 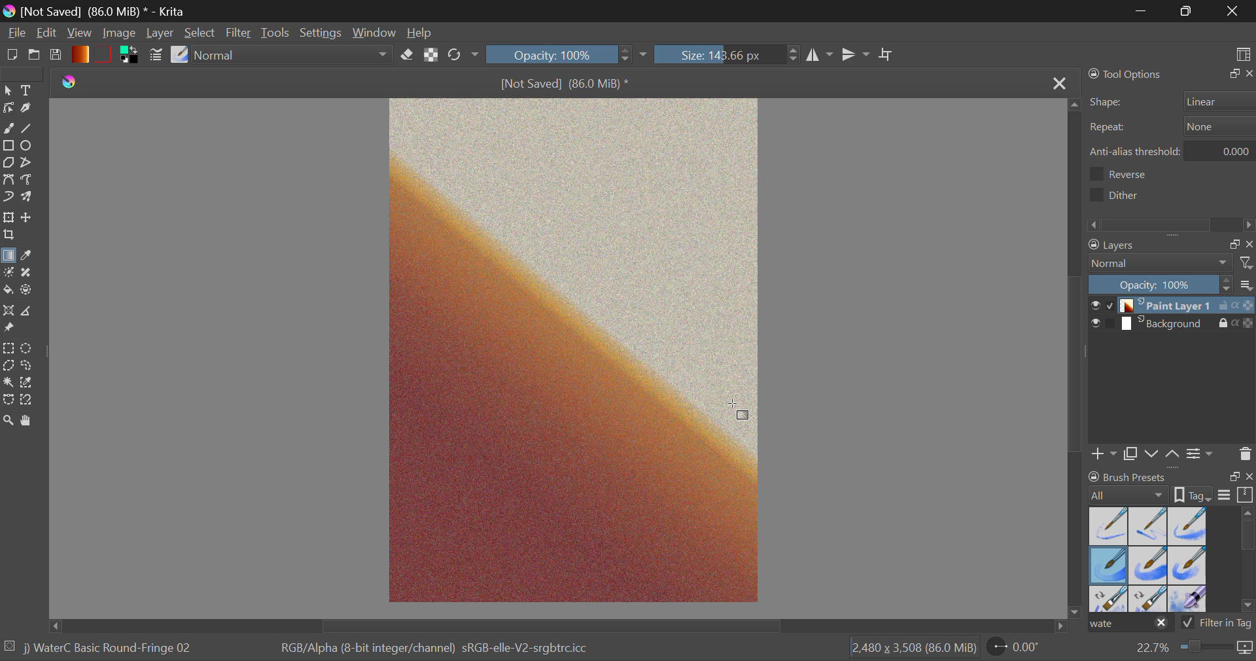 What do you see at coordinates (31, 272) in the screenshot?
I see `Smart Patch Tool` at bounding box center [31, 272].